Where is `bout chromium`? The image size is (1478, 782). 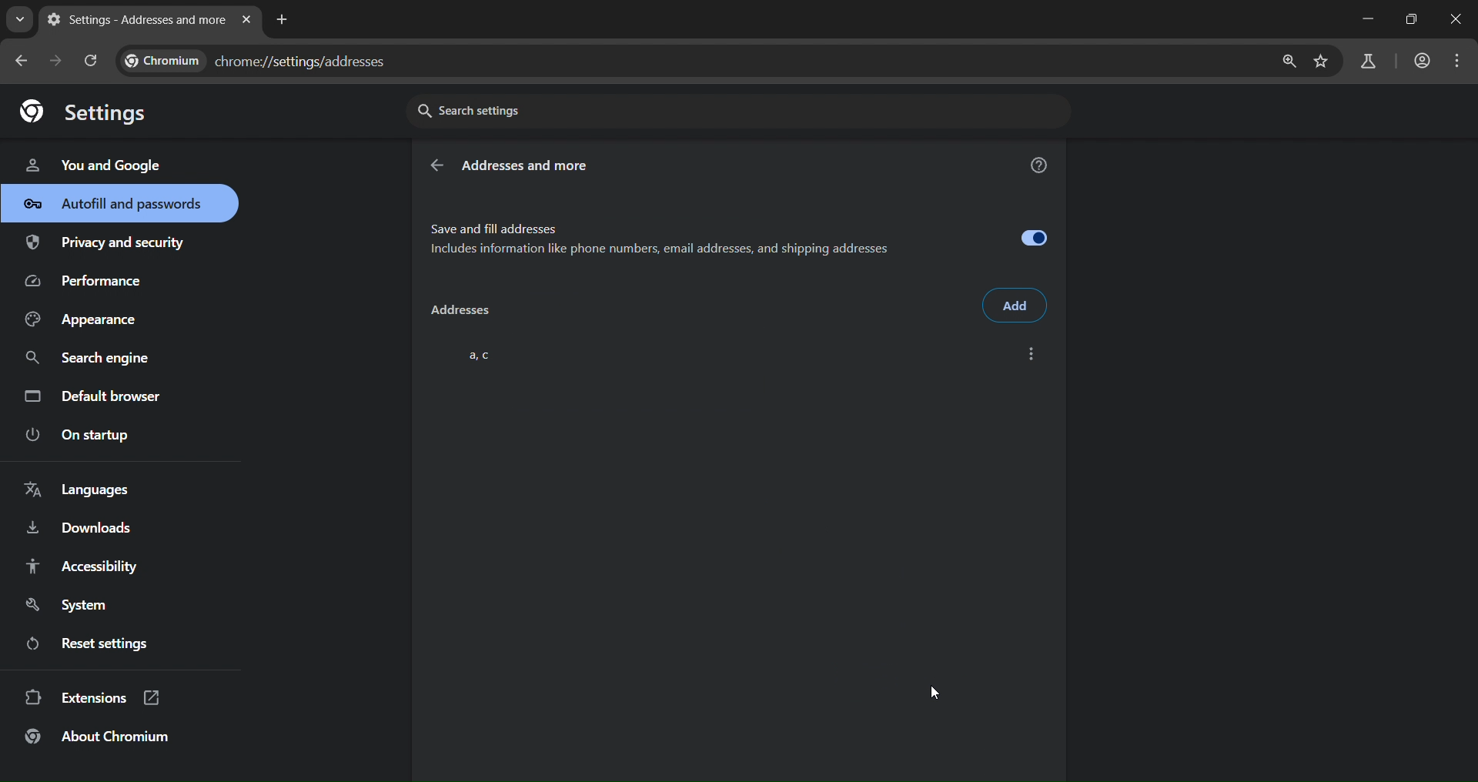 bout chromium is located at coordinates (100, 736).